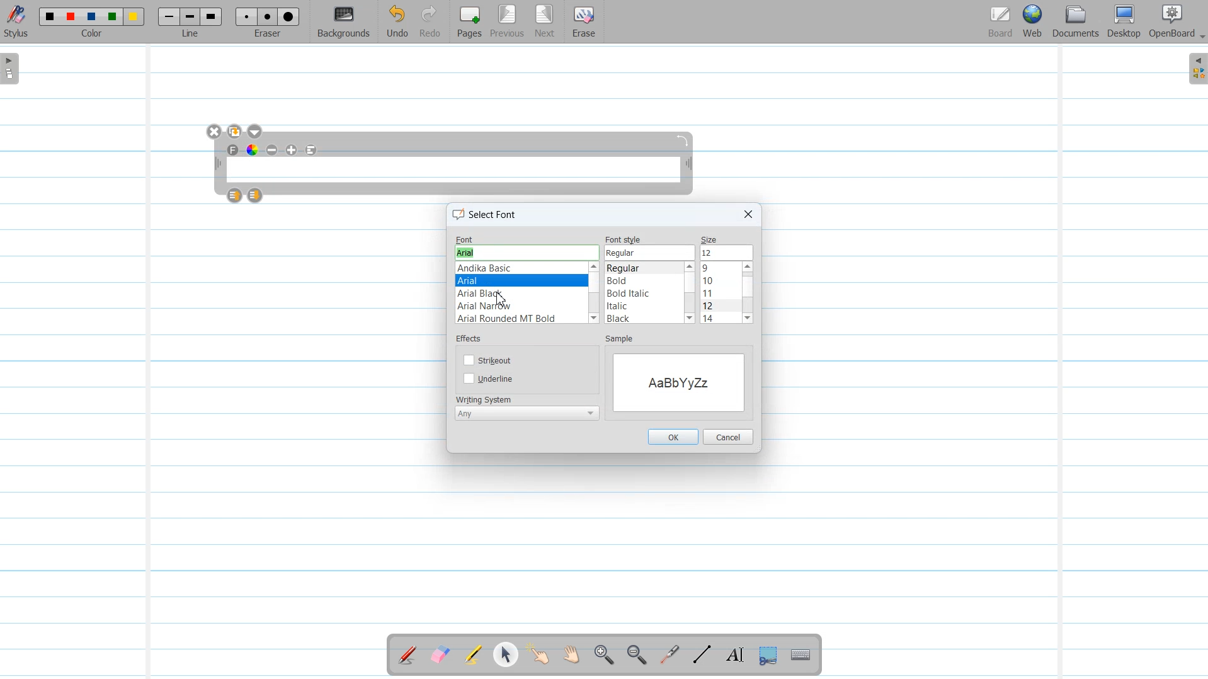  I want to click on Line, so click(191, 21).